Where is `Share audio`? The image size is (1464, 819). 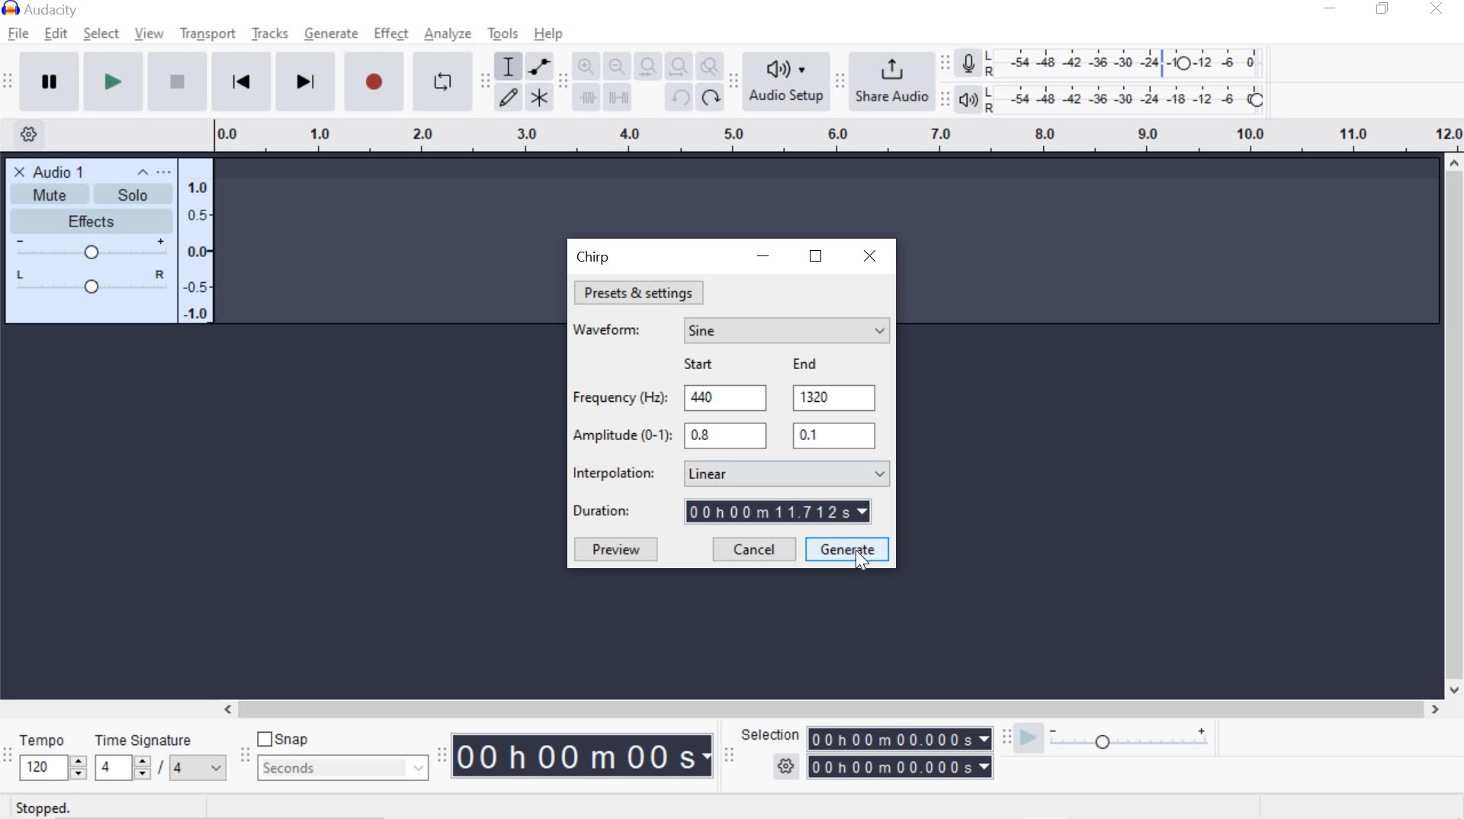 Share audio is located at coordinates (891, 80).